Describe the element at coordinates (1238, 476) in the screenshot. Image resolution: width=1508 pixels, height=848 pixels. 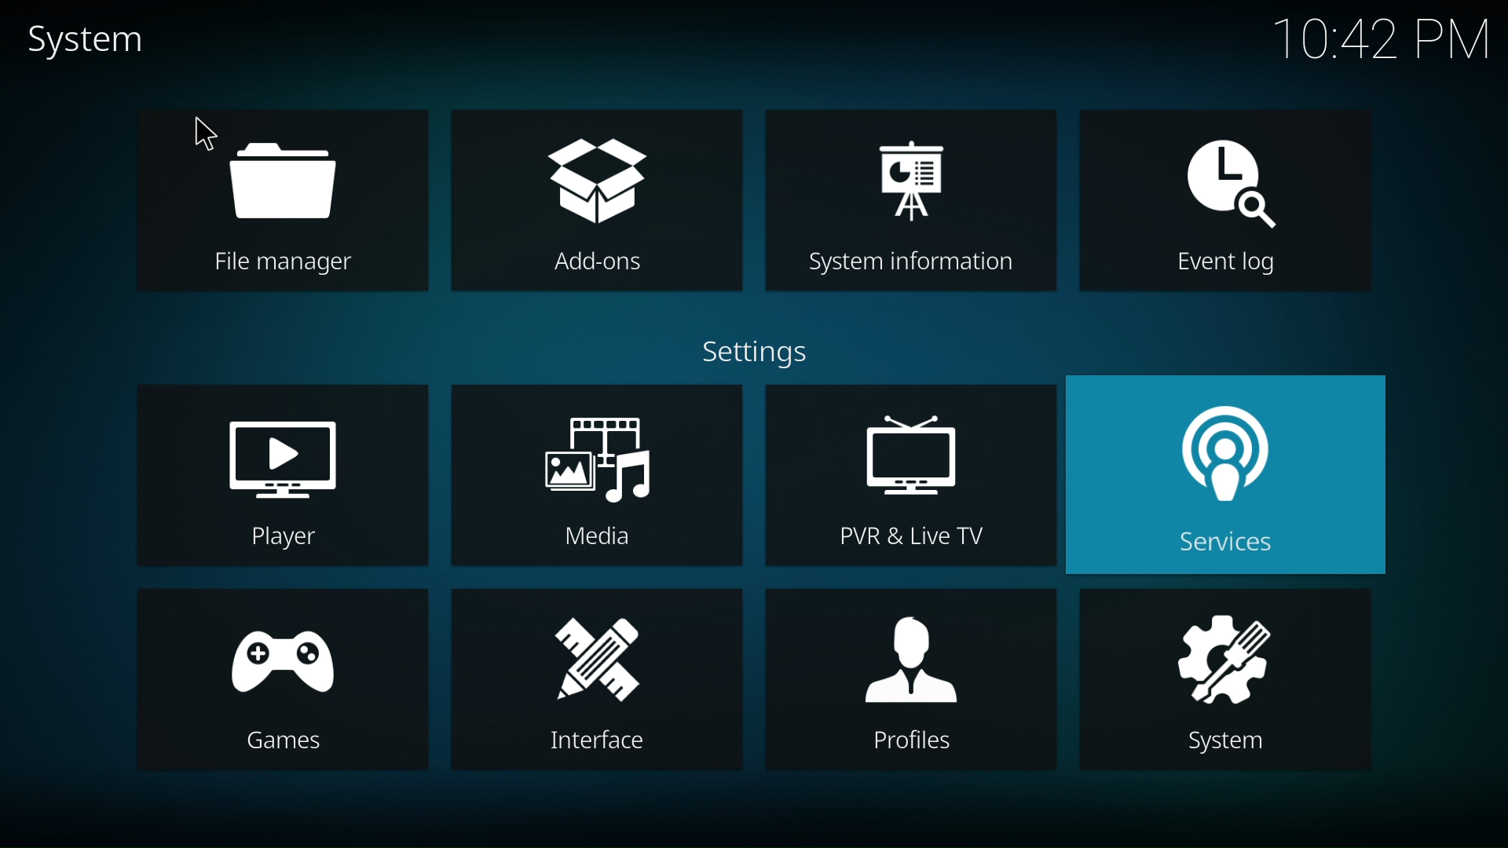
I see `services` at that location.